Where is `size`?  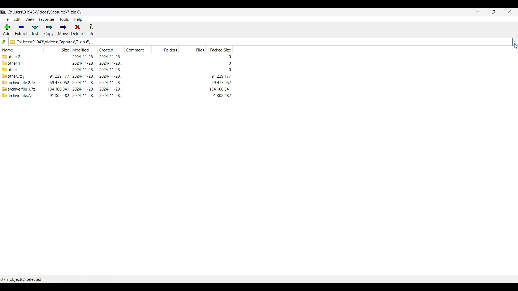
size is located at coordinates (59, 89).